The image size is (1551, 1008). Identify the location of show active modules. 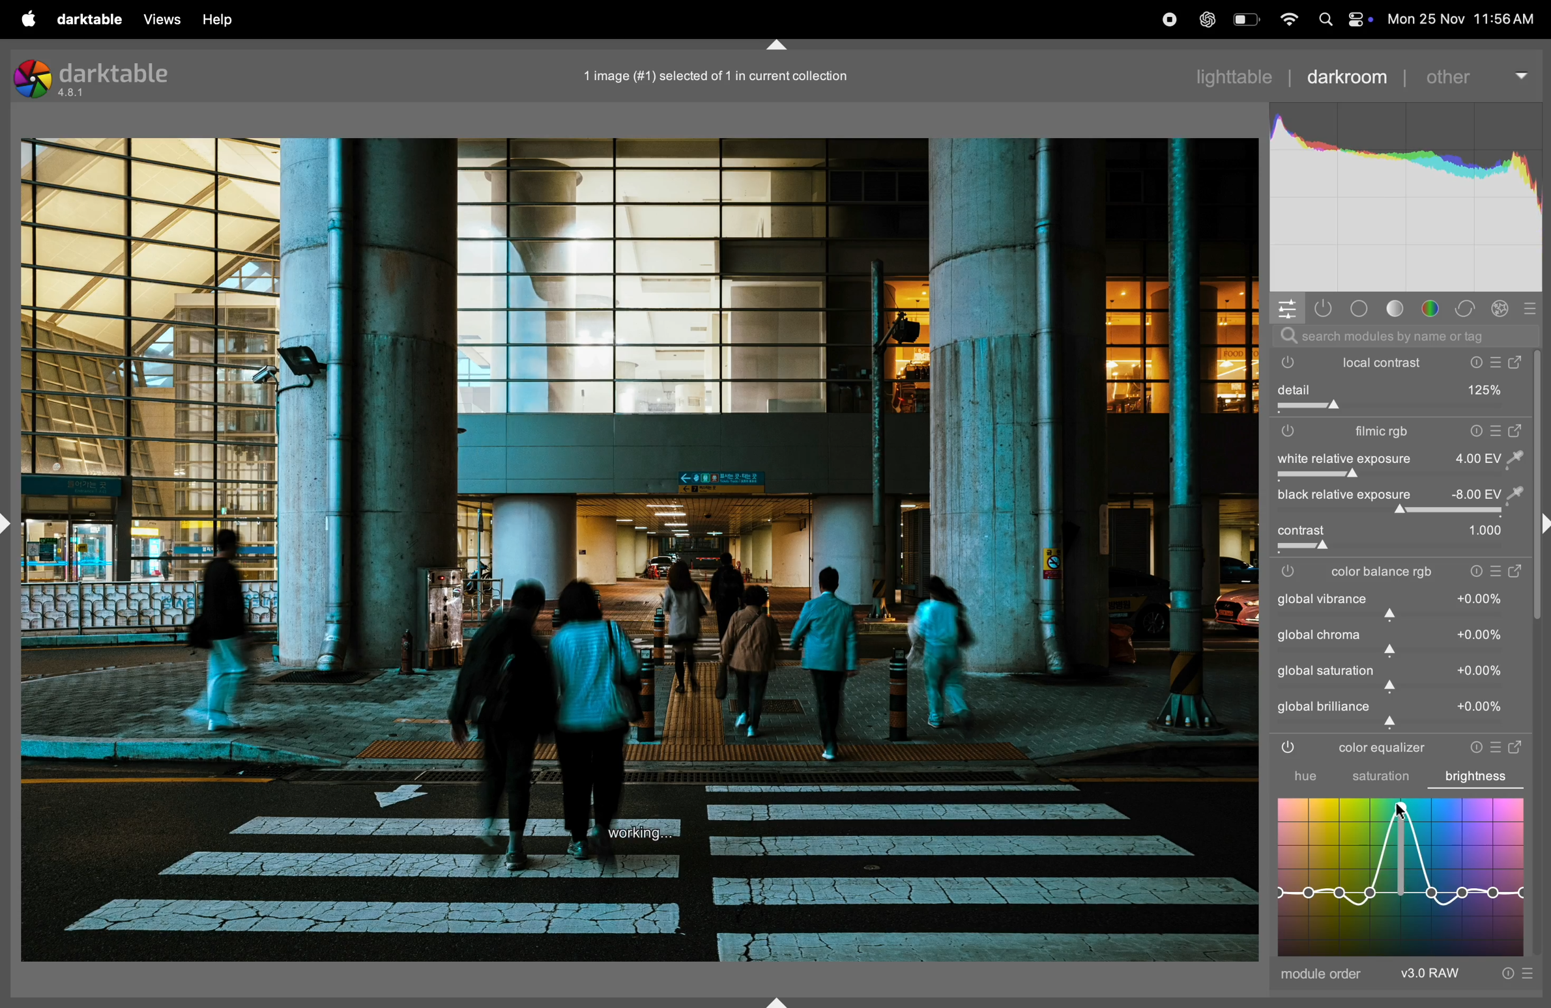
(1324, 306).